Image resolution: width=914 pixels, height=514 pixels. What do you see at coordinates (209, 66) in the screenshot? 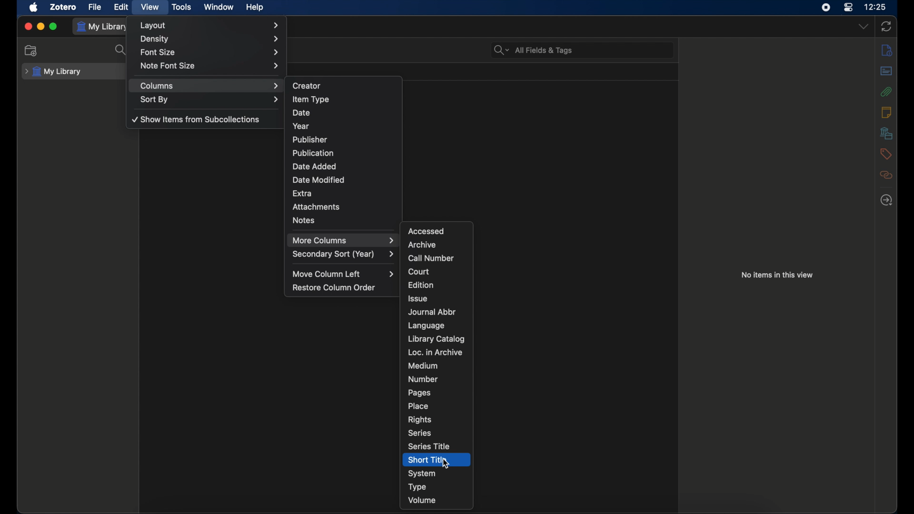
I see `note font size` at bounding box center [209, 66].